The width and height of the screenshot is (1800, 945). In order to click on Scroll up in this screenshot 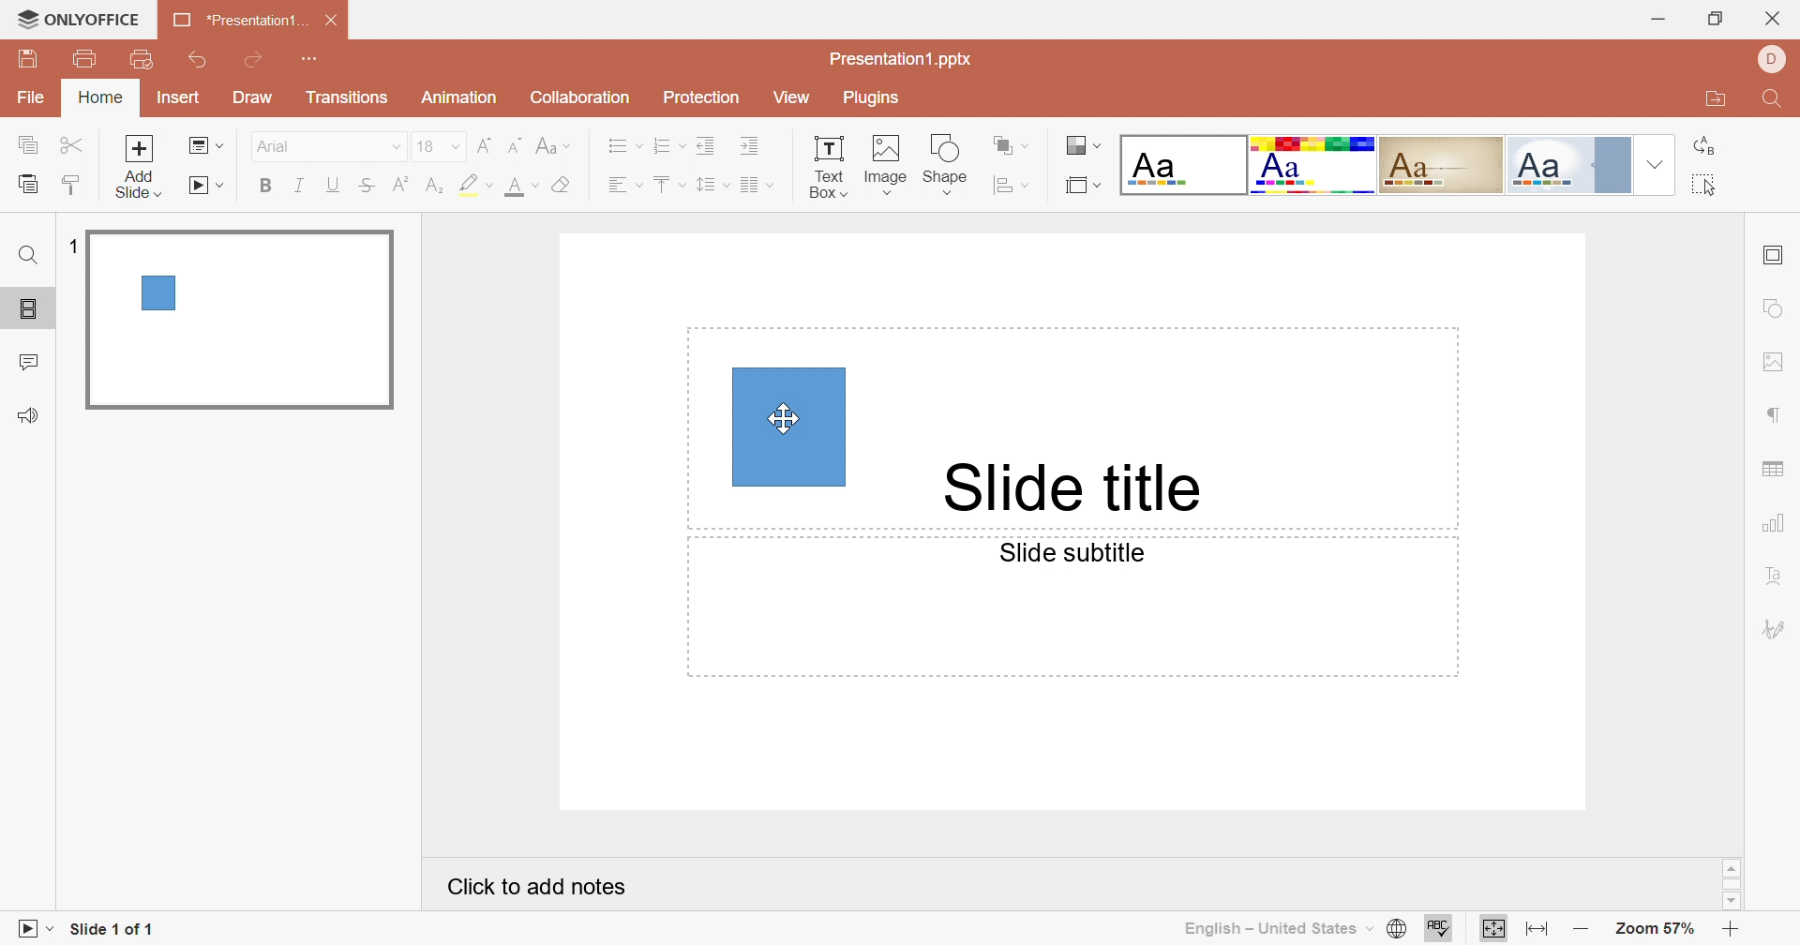, I will do `click(1732, 869)`.